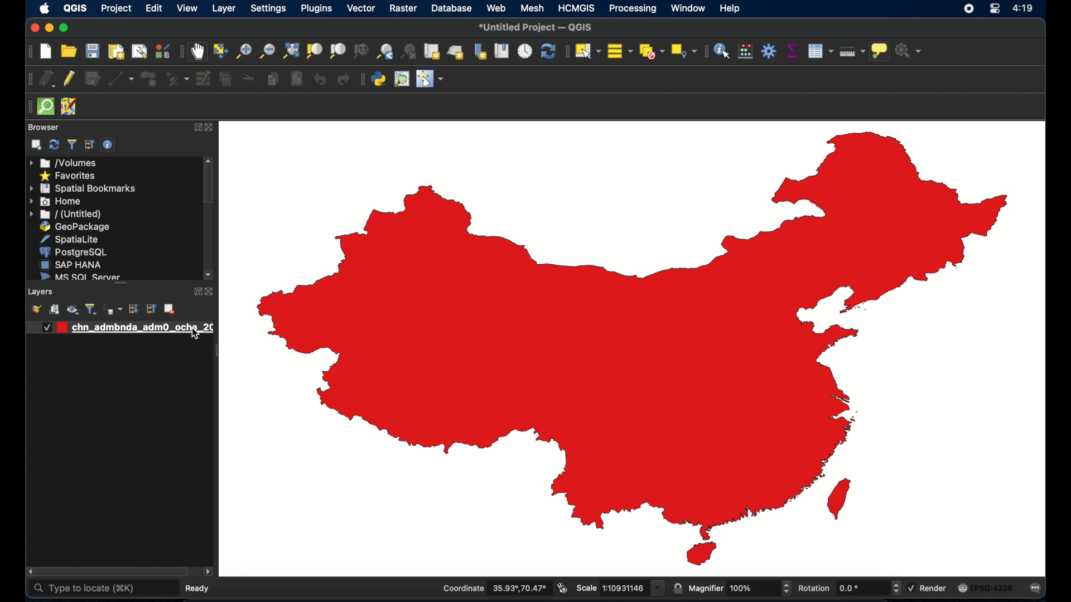 The width and height of the screenshot is (1071, 602). I want to click on copy features, so click(273, 79).